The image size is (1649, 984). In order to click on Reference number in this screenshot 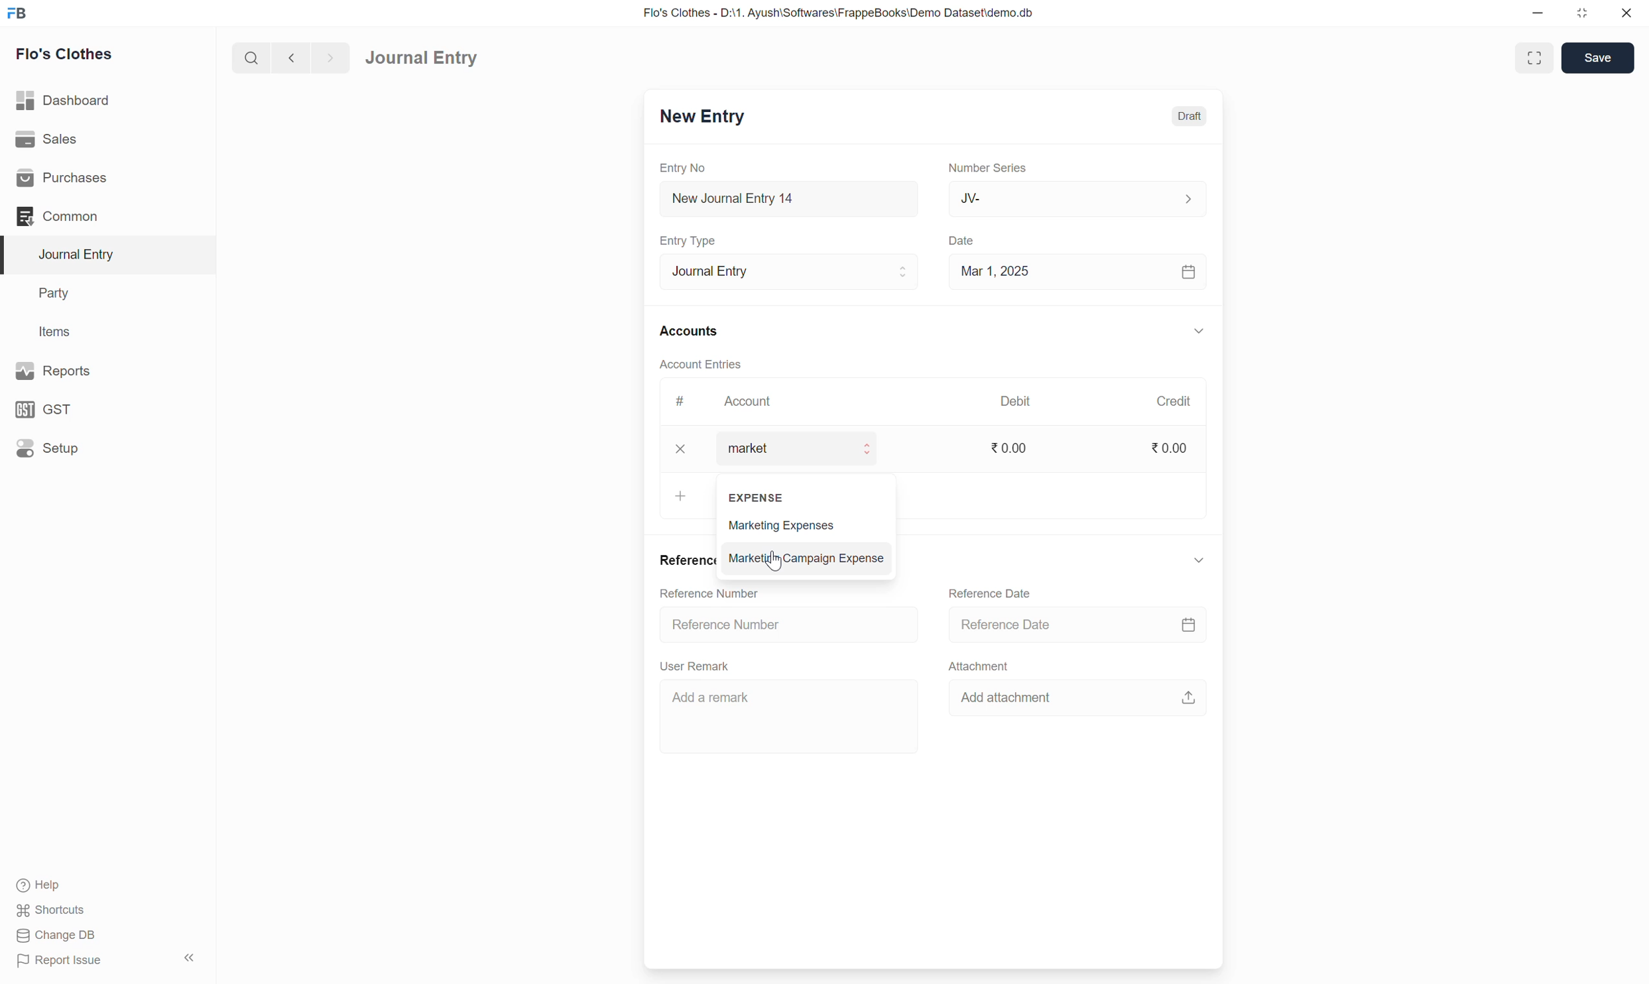, I will do `click(755, 626)`.